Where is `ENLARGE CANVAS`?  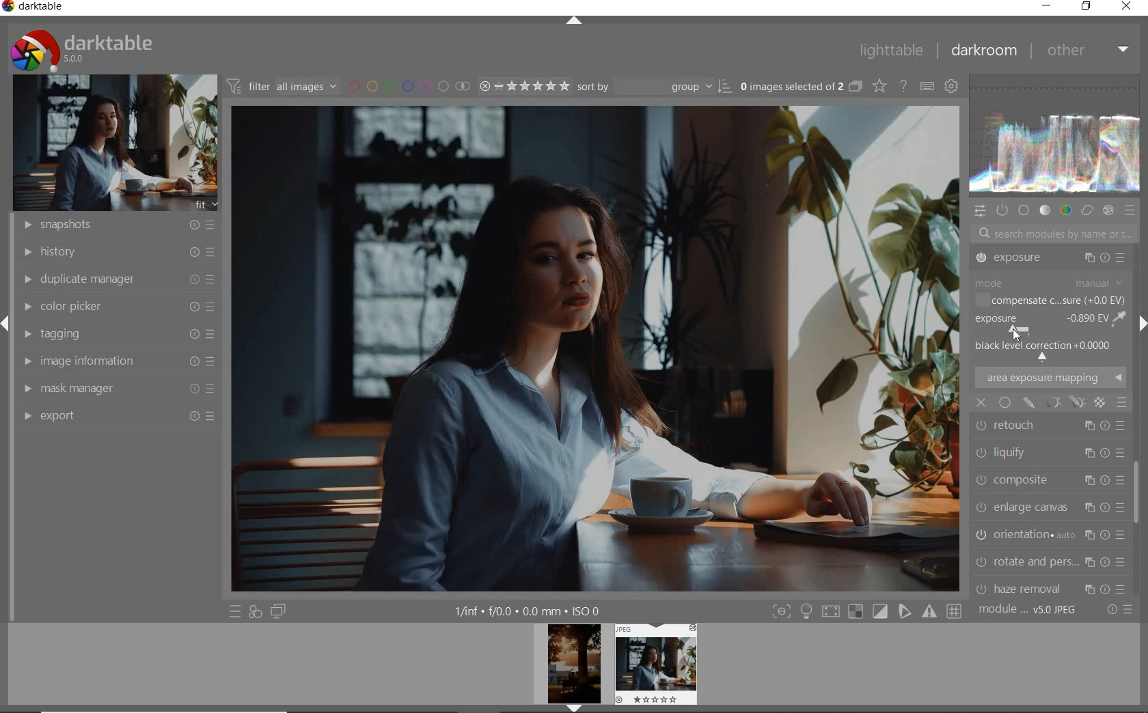
ENLARGE CANVAS is located at coordinates (1050, 422).